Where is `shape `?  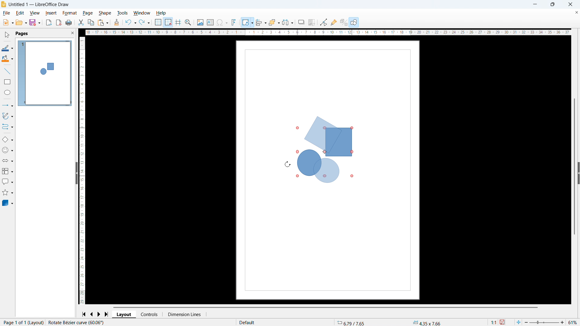 shape  is located at coordinates (105, 13).